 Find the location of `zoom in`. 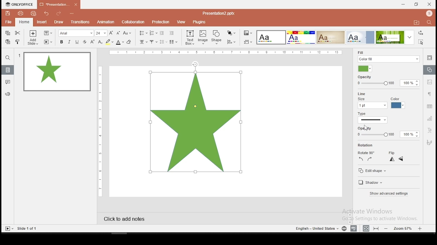

zoom in is located at coordinates (420, 228).